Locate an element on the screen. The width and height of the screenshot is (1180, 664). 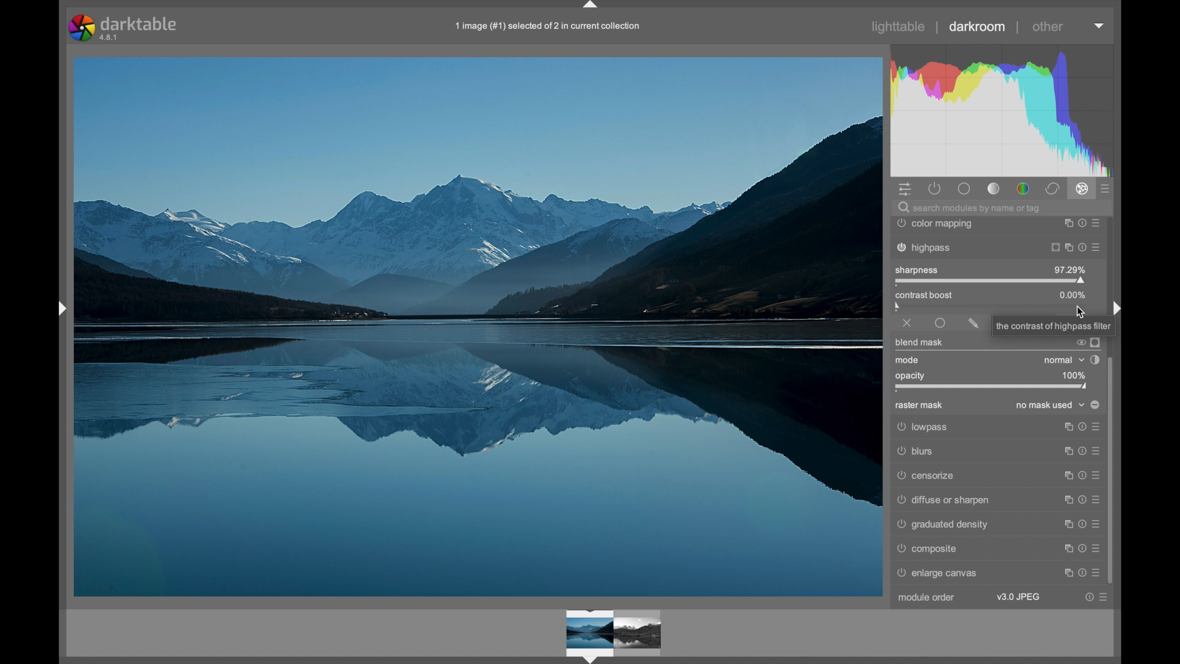
graduated density is located at coordinates (943, 524).